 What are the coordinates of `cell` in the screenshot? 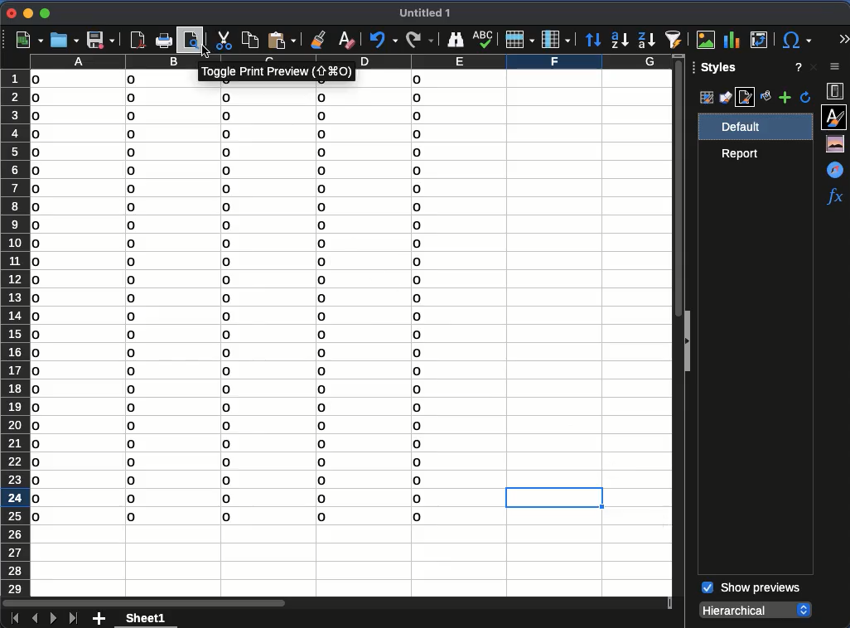 It's located at (552, 499).